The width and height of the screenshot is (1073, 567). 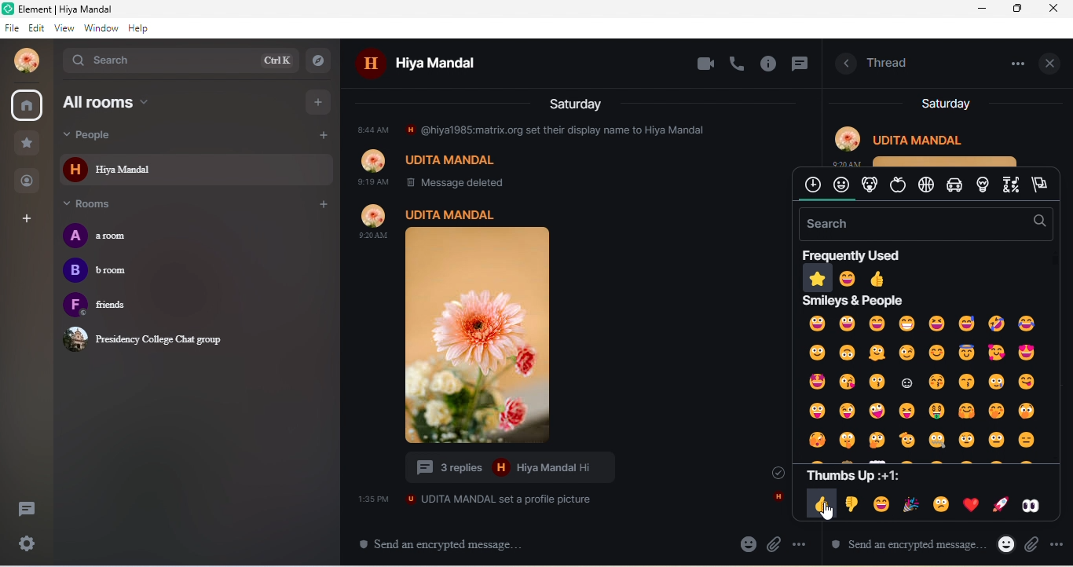 I want to click on profile photo, so click(x=931, y=143).